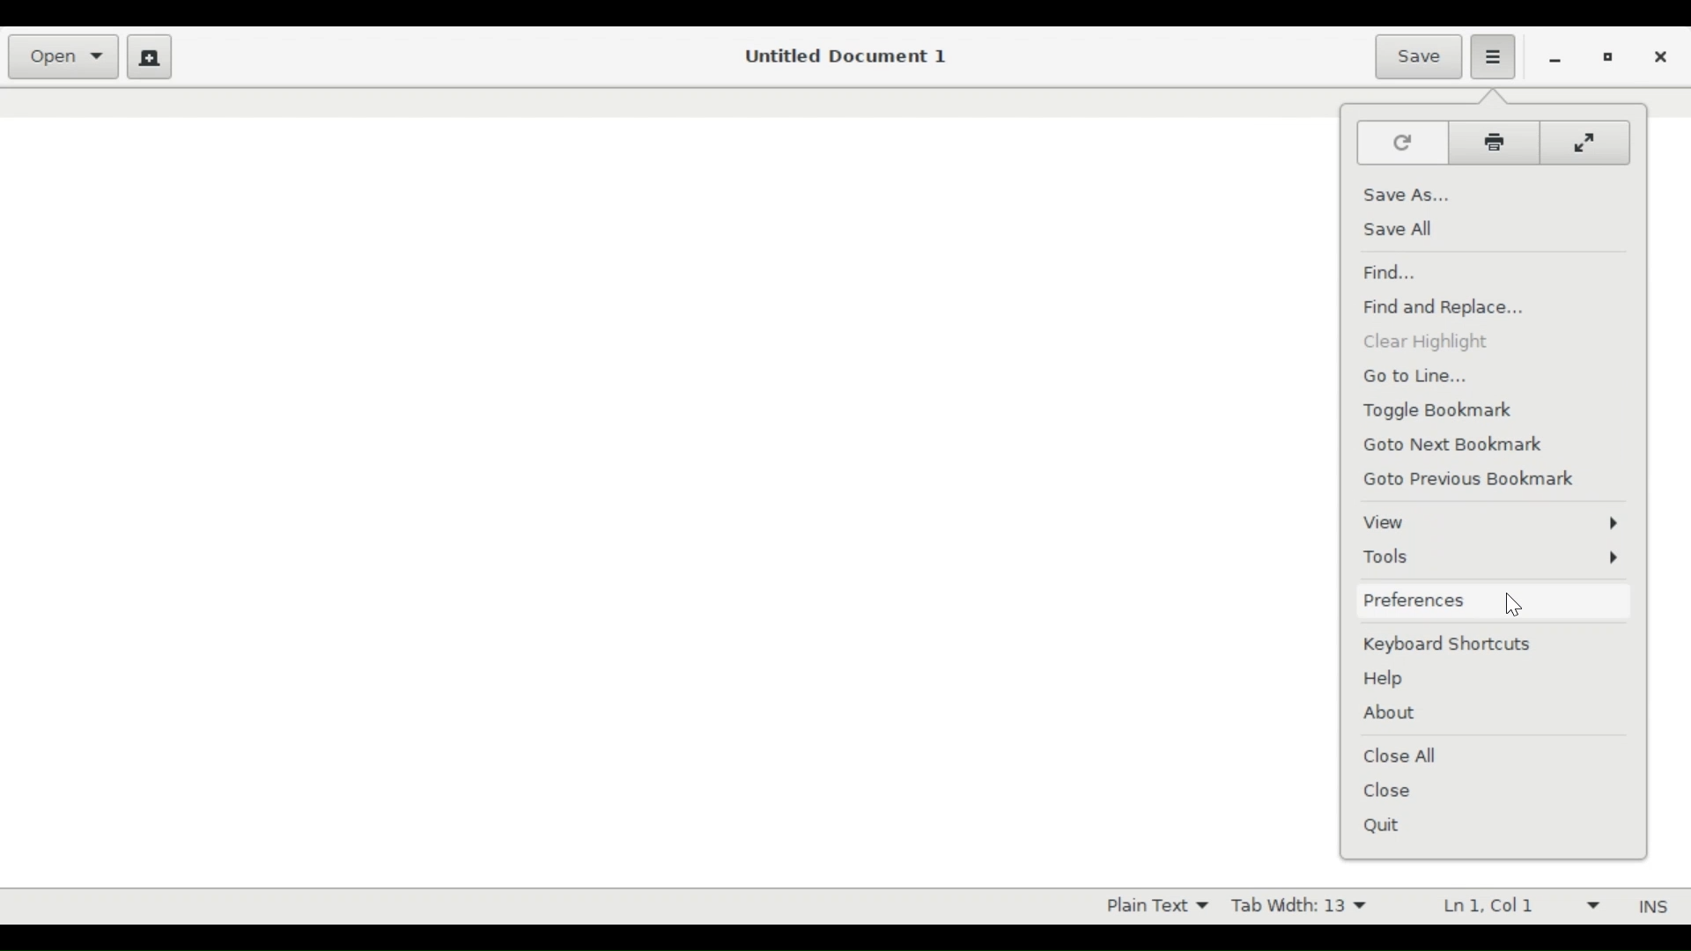 Image resolution: width=1691 pixels, height=951 pixels. Describe the element at coordinates (1307, 904) in the screenshot. I see `Tab Width 13` at that location.